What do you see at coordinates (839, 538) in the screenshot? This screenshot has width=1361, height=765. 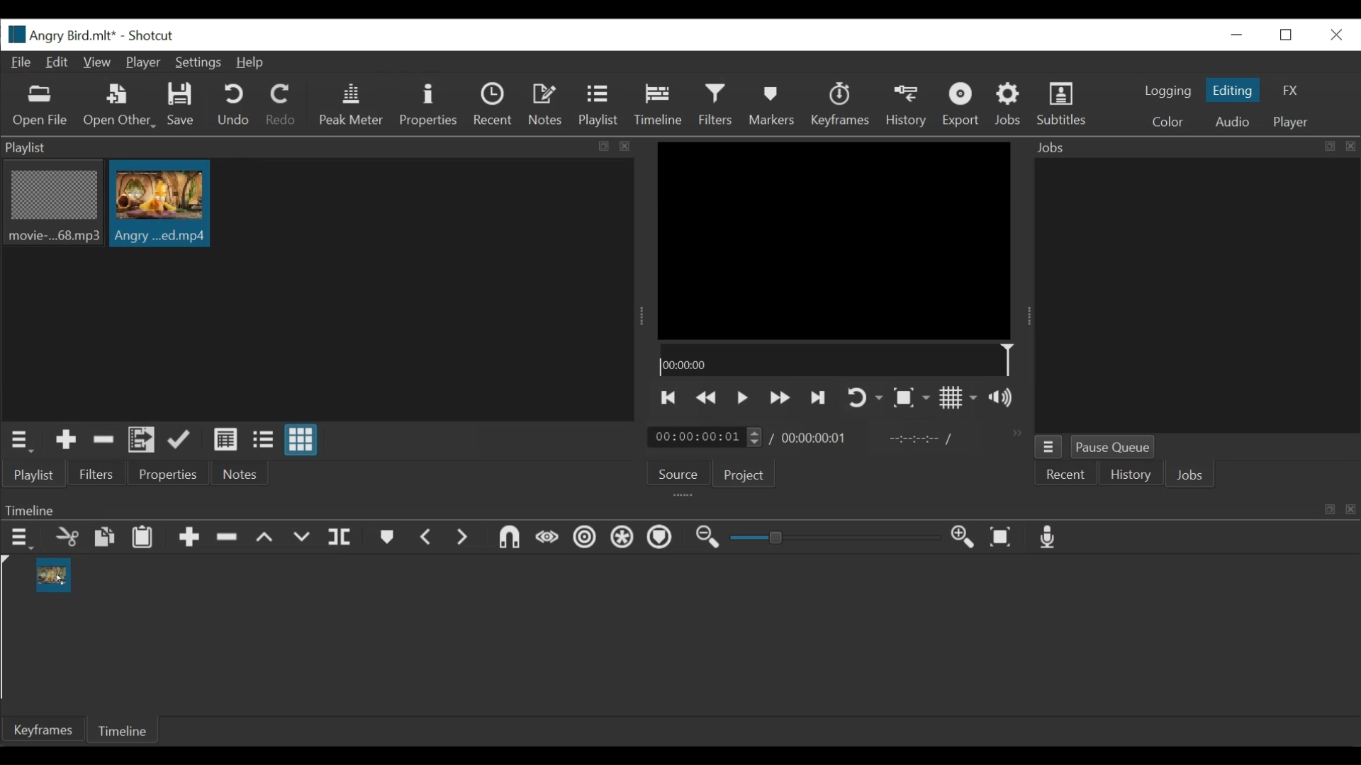 I see `Slider` at bounding box center [839, 538].